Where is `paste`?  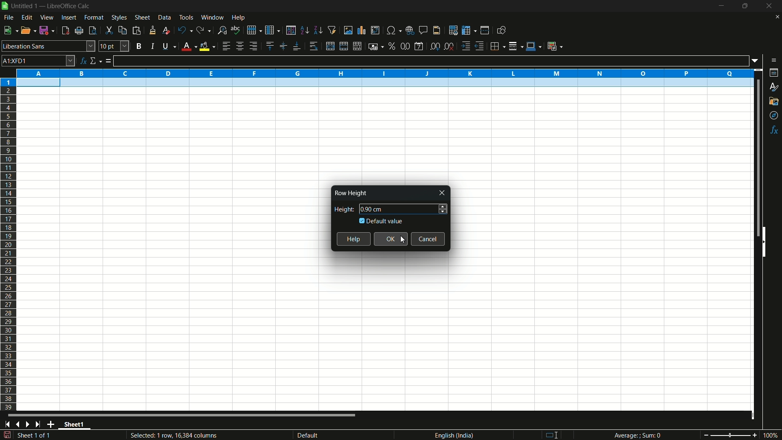 paste is located at coordinates (136, 31).